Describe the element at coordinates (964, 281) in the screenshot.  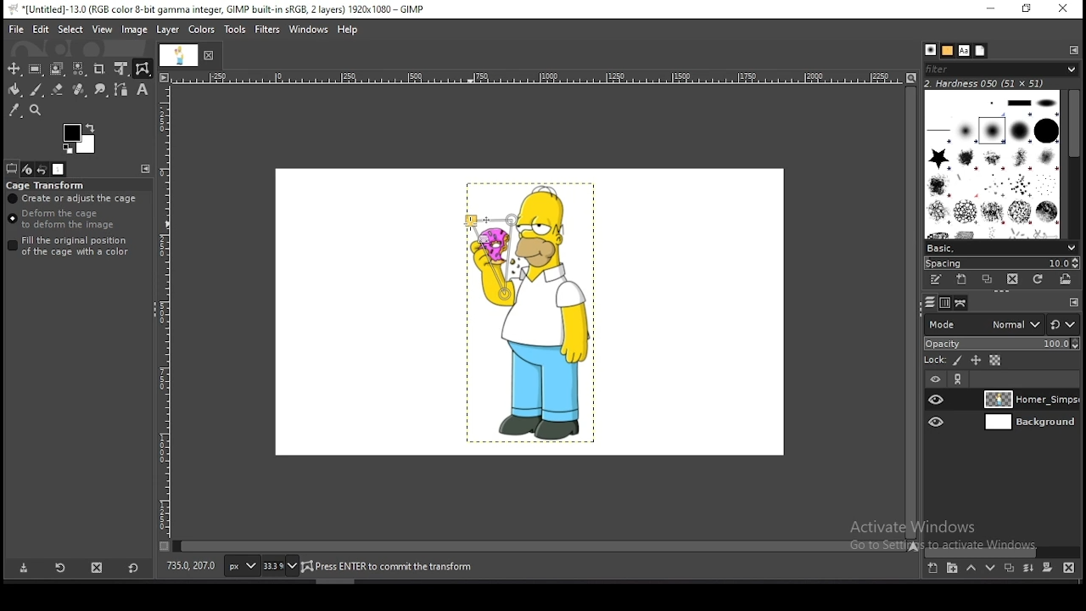
I see `create a new brush` at that location.